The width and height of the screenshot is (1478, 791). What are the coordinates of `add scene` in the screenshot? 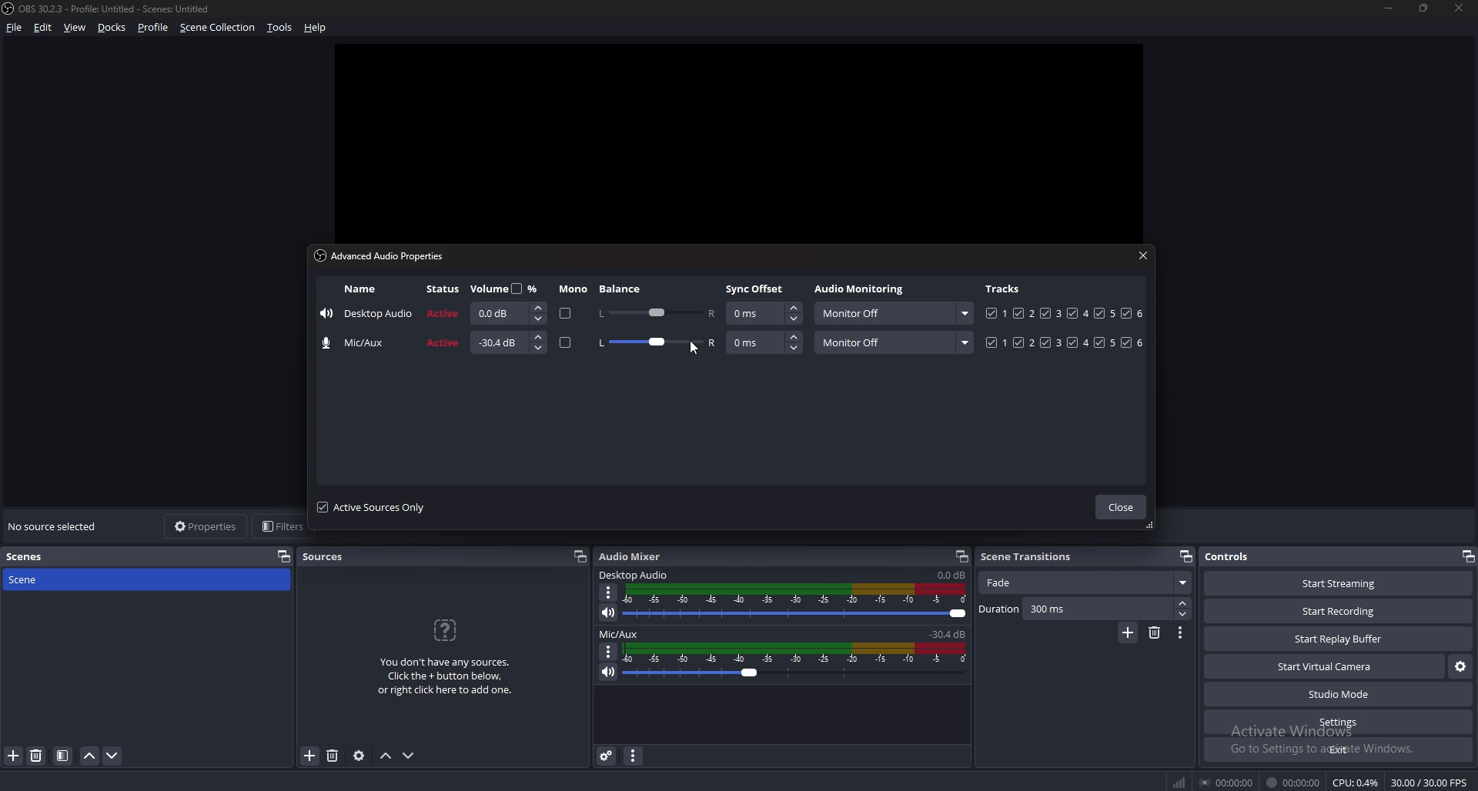 It's located at (1128, 633).